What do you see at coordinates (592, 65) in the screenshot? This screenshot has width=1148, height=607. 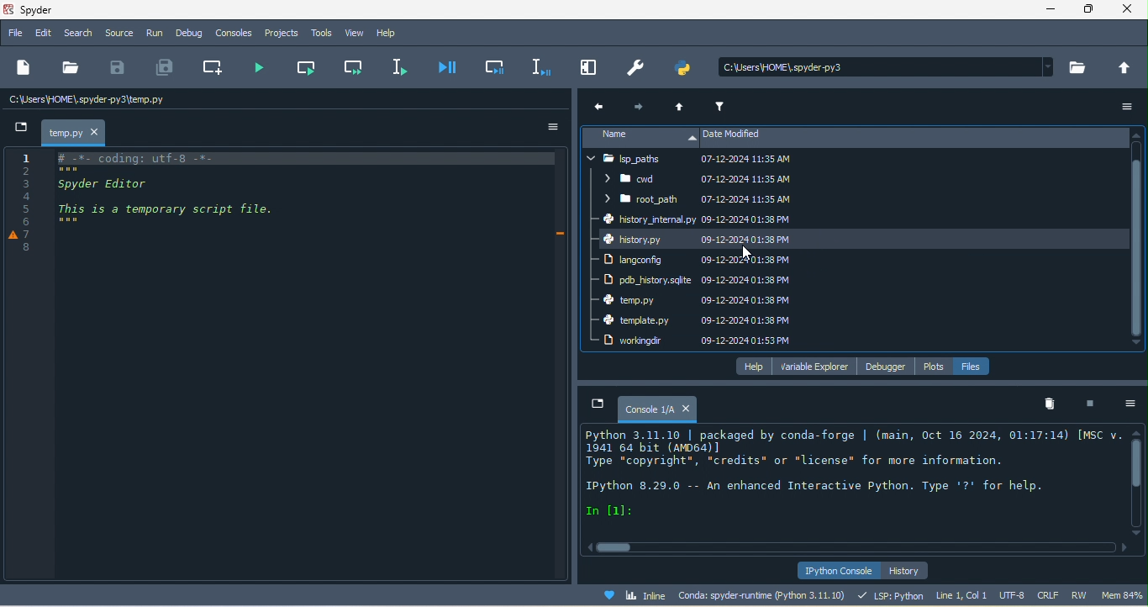 I see `maximize current pane` at bounding box center [592, 65].